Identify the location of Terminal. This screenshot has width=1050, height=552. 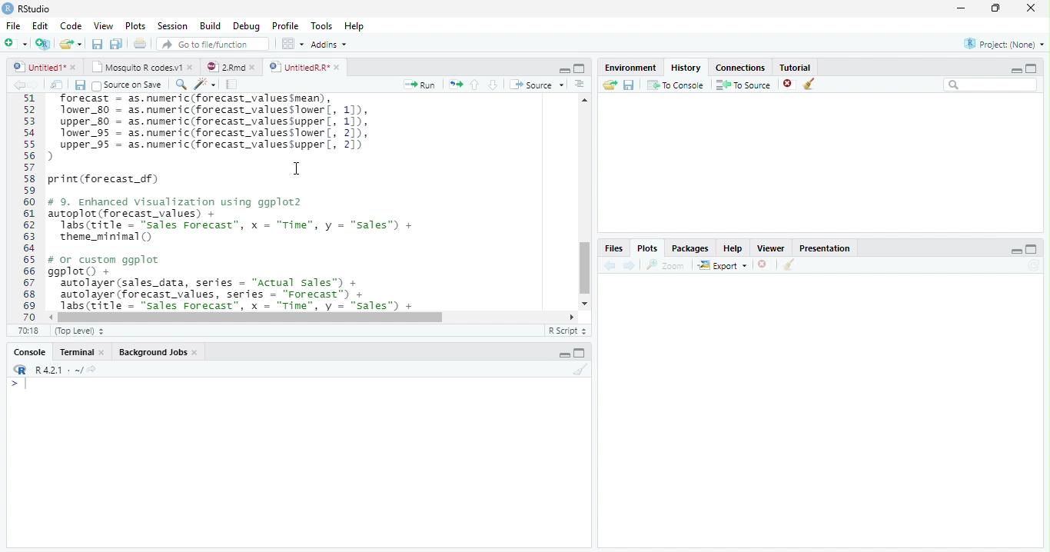
(81, 351).